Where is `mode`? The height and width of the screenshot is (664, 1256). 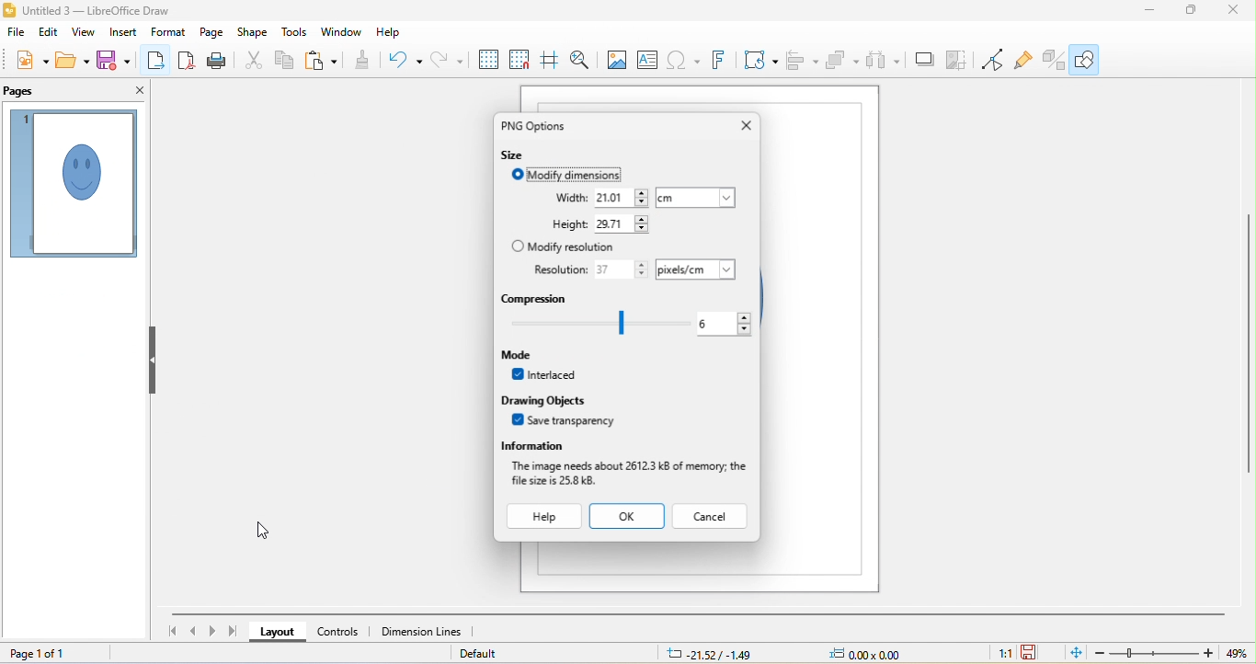 mode is located at coordinates (519, 355).